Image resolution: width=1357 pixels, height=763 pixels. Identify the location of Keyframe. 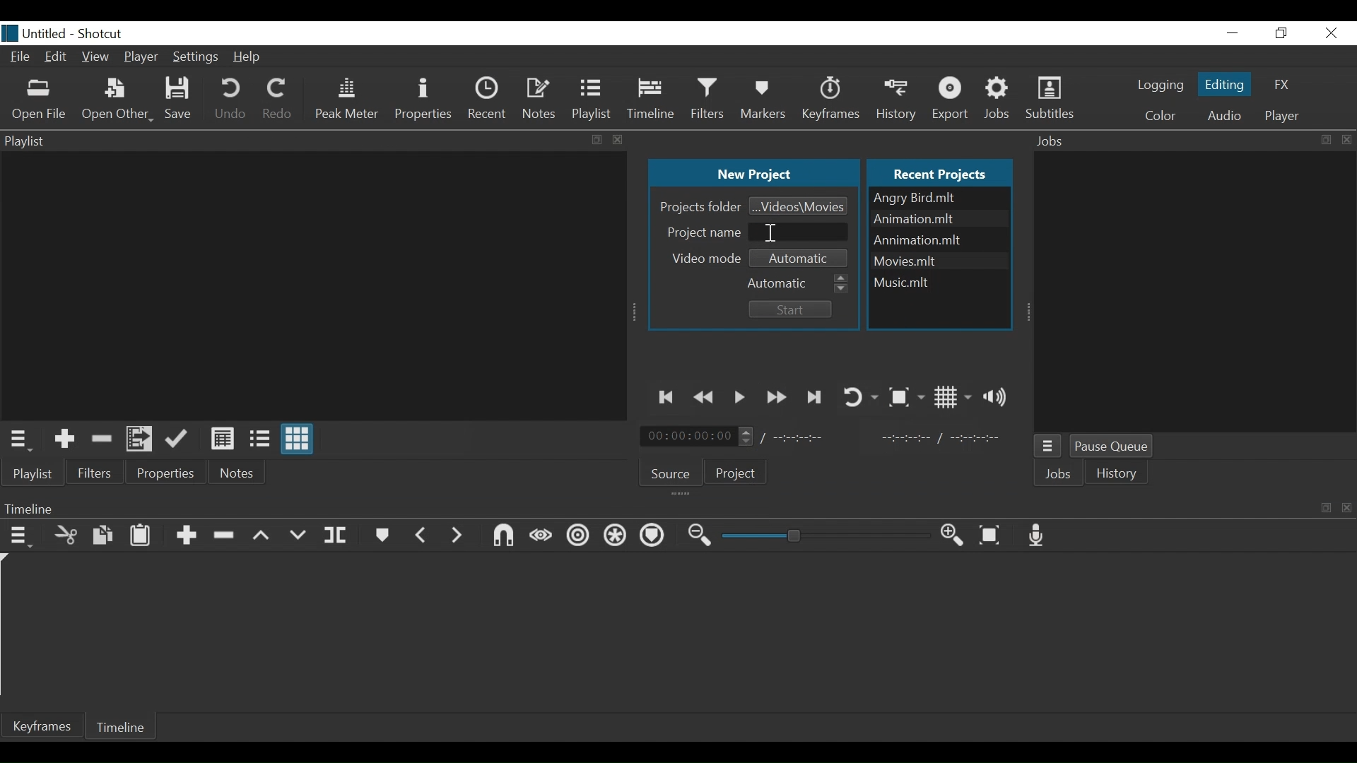
(43, 726).